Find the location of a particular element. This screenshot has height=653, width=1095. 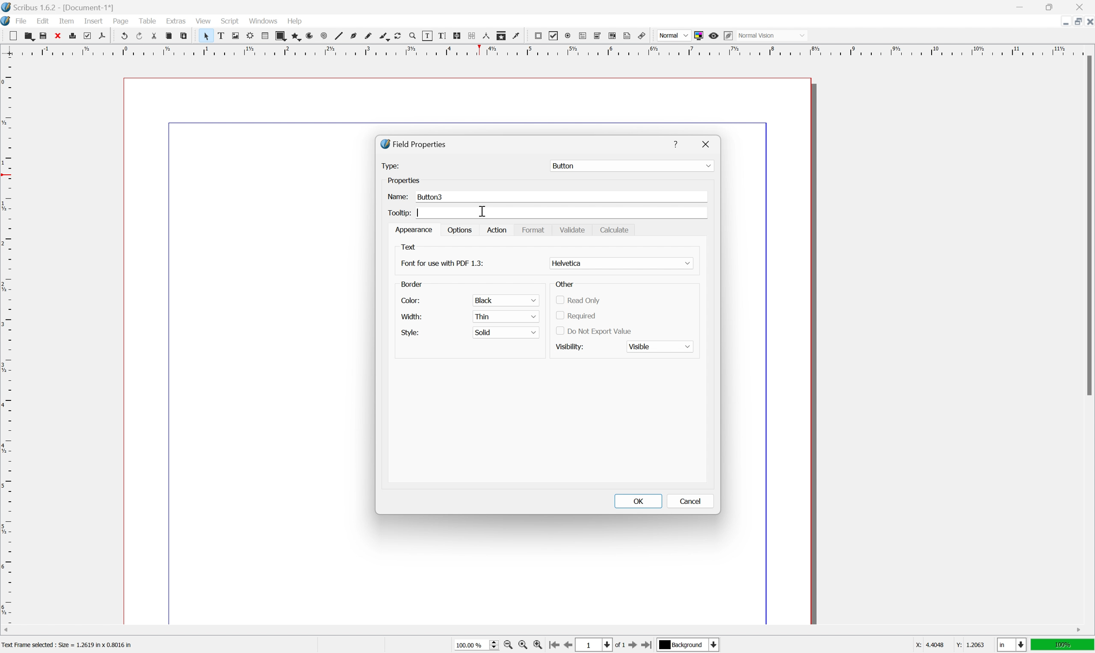

select current unit is located at coordinates (1012, 646).